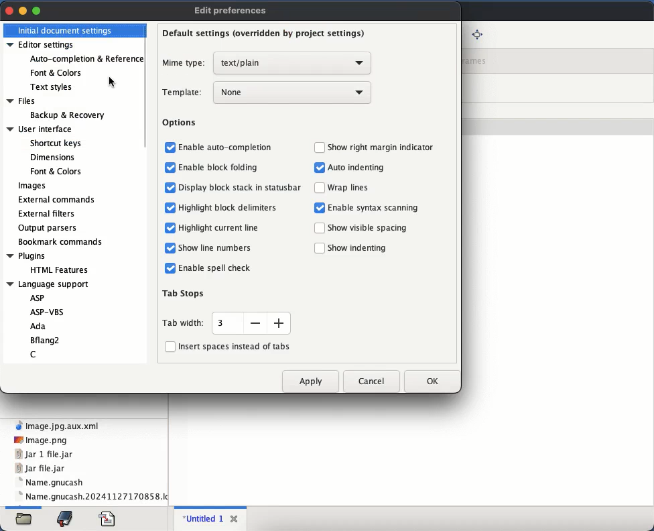 Image resolution: width=654 pixels, height=531 pixels. Describe the element at coordinates (92, 497) in the screenshot. I see `name.gnucash` at that location.